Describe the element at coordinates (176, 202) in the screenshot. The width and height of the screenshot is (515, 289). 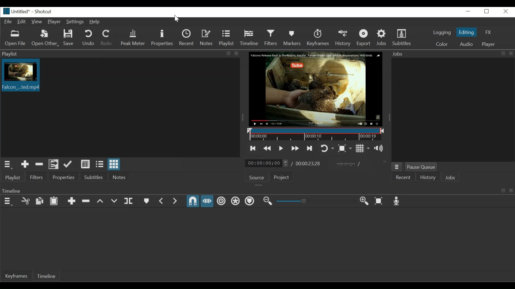
I see `Next marker` at that location.